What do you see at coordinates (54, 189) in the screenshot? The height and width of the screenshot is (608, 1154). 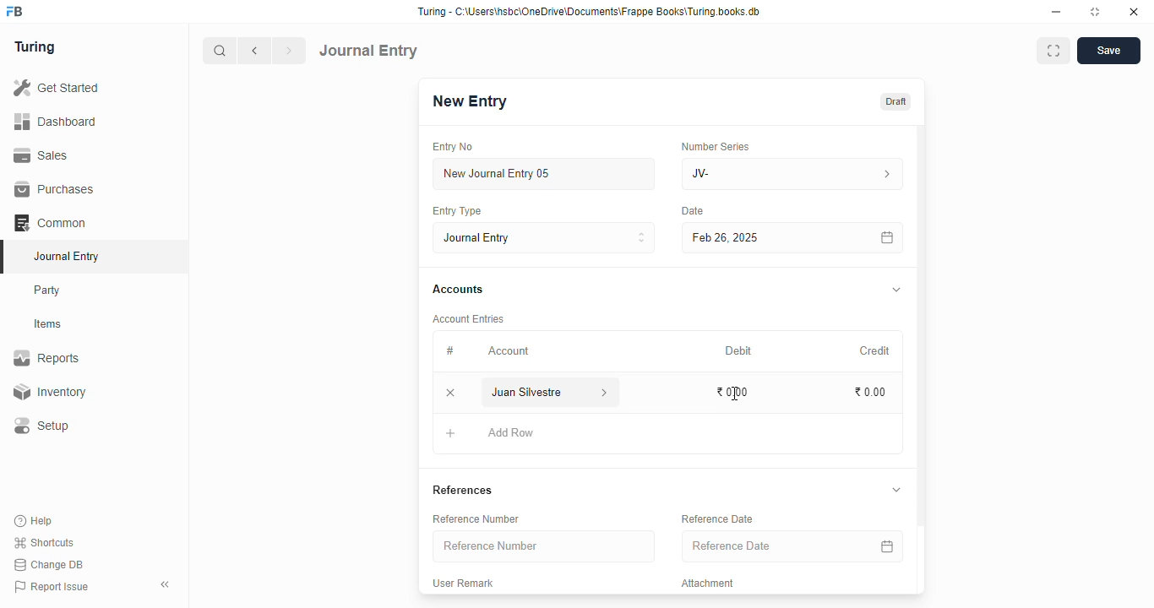 I see `purchases` at bounding box center [54, 189].